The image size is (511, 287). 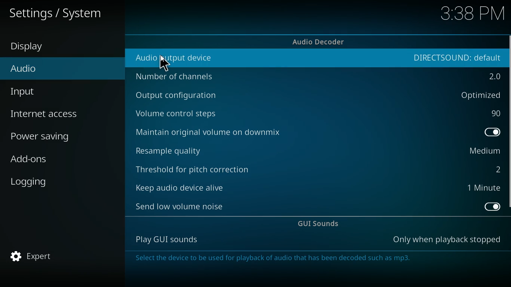 What do you see at coordinates (321, 224) in the screenshot?
I see `gui sounds` at bounding box center [321, 224].